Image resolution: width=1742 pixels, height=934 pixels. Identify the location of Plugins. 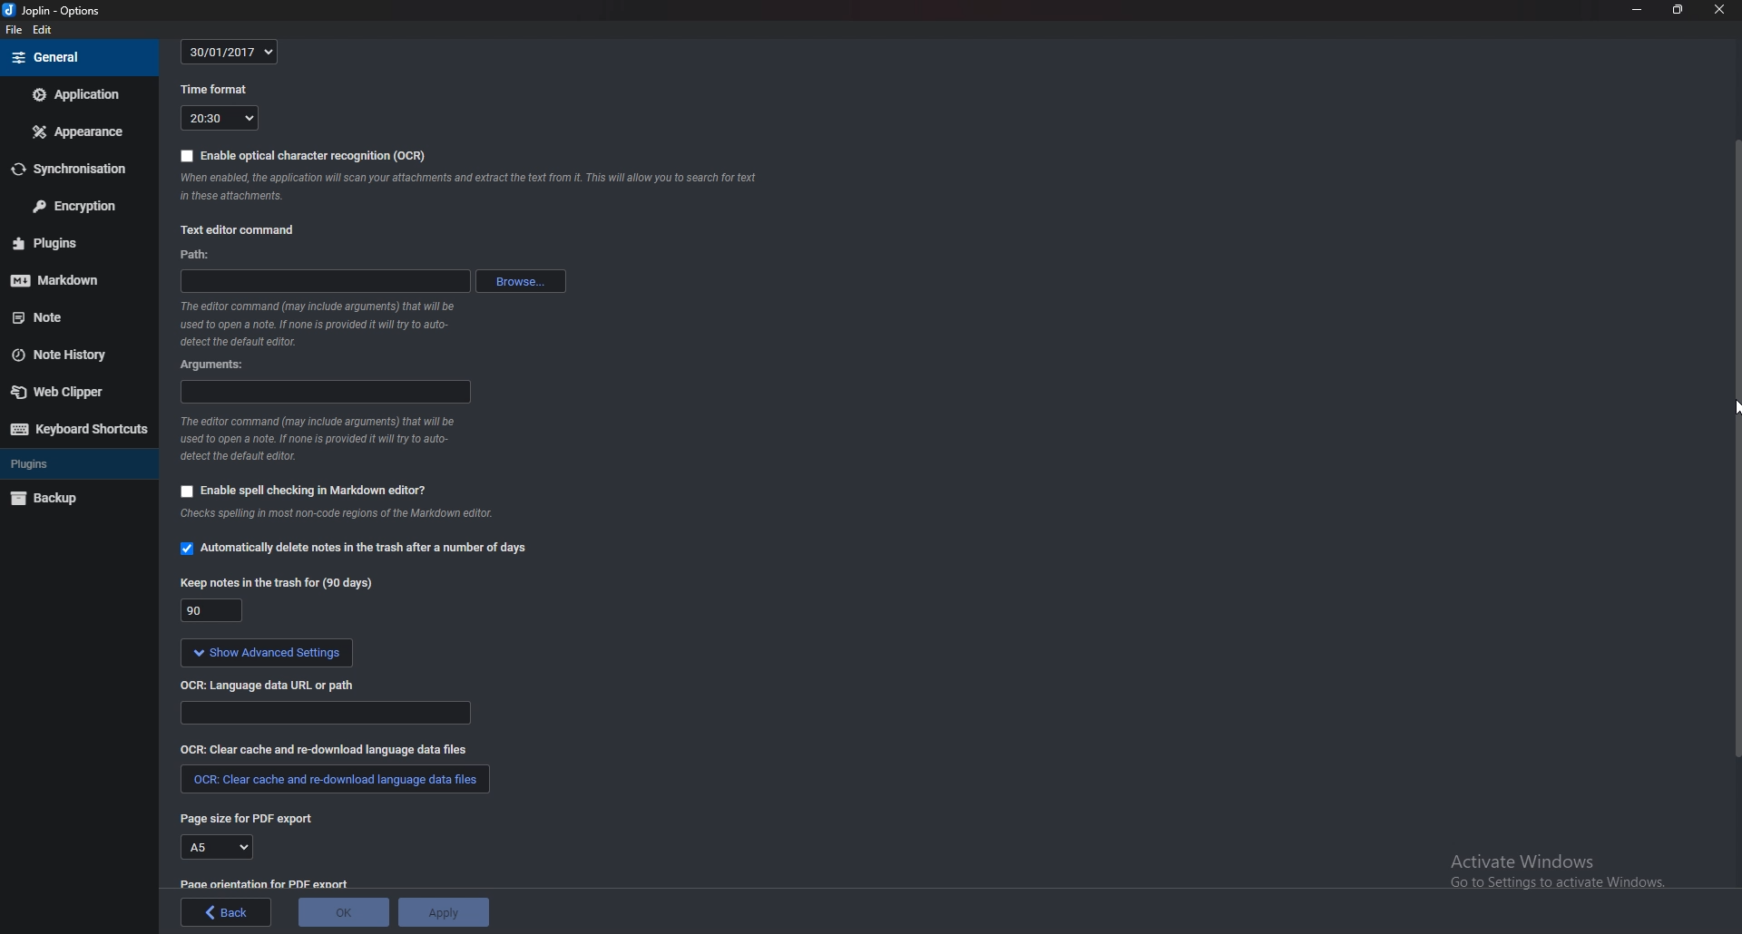
(64, 244).